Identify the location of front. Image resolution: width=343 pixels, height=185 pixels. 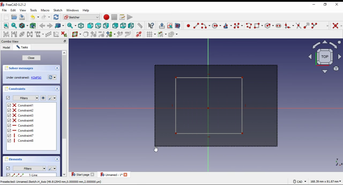
(90, 26).